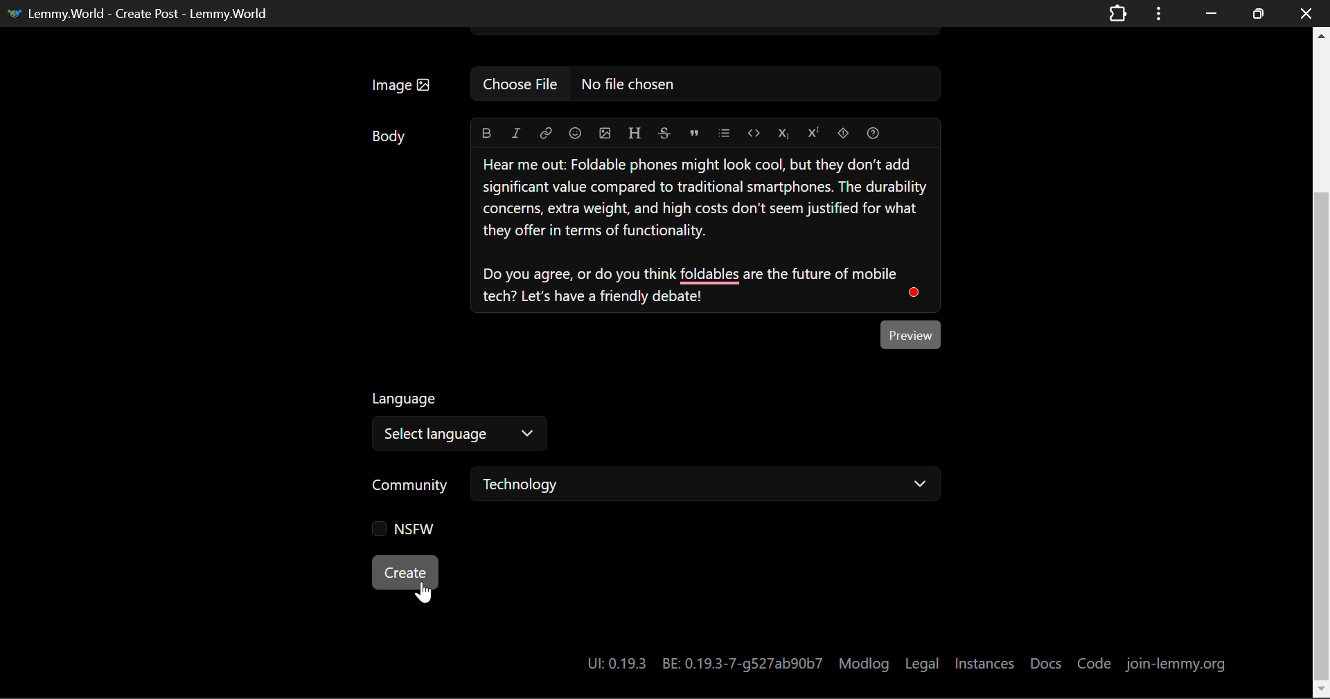 The width and height of the screenshot is (1330, 699). What do you see at coordinates (986, 660) in the screenshot?
I see `Instances` at bounding box center [986, 660].